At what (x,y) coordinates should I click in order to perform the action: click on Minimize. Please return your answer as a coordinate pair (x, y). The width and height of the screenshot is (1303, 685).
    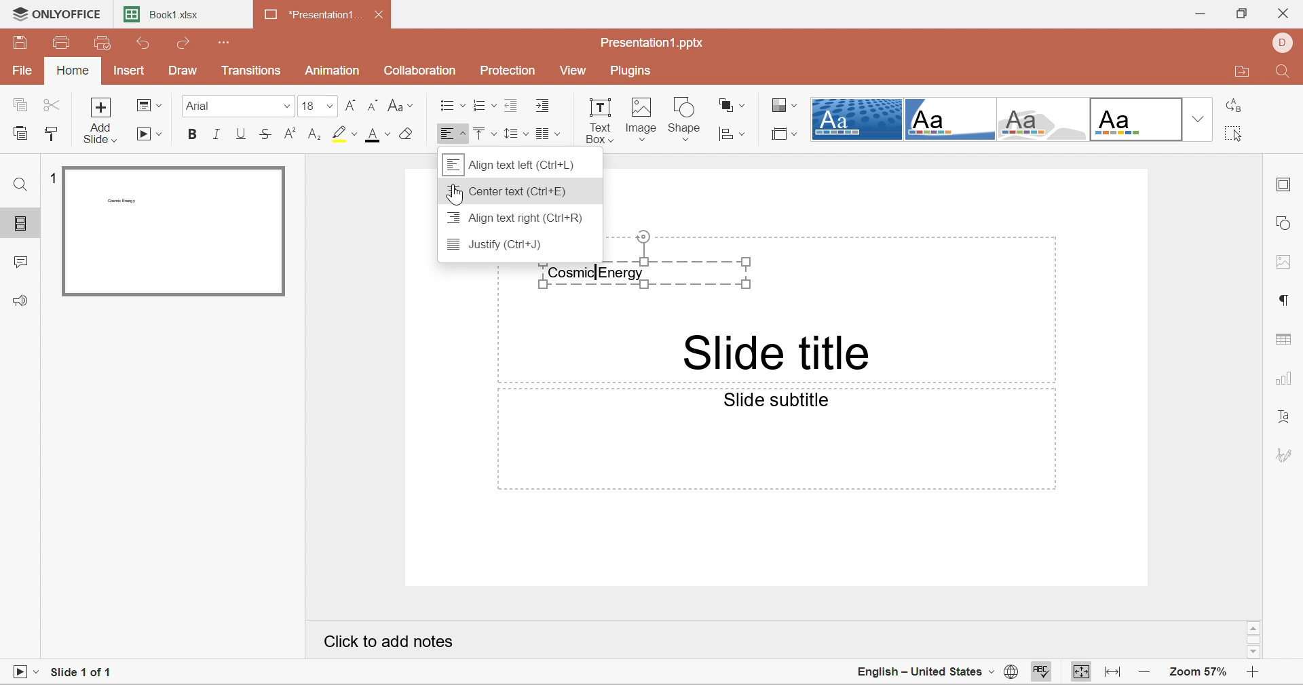
    Looking at the image, I should click on (1198, 14).